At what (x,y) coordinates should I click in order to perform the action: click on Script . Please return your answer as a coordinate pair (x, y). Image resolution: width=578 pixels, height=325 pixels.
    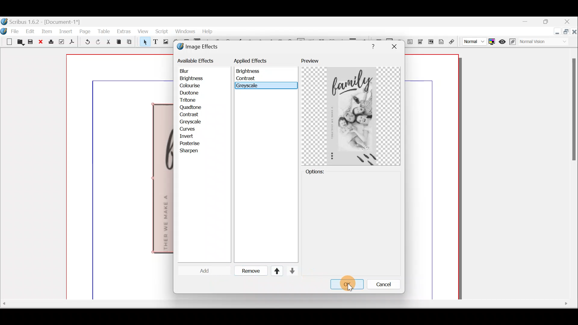
    Looking at the image, I should click on (163, 32).